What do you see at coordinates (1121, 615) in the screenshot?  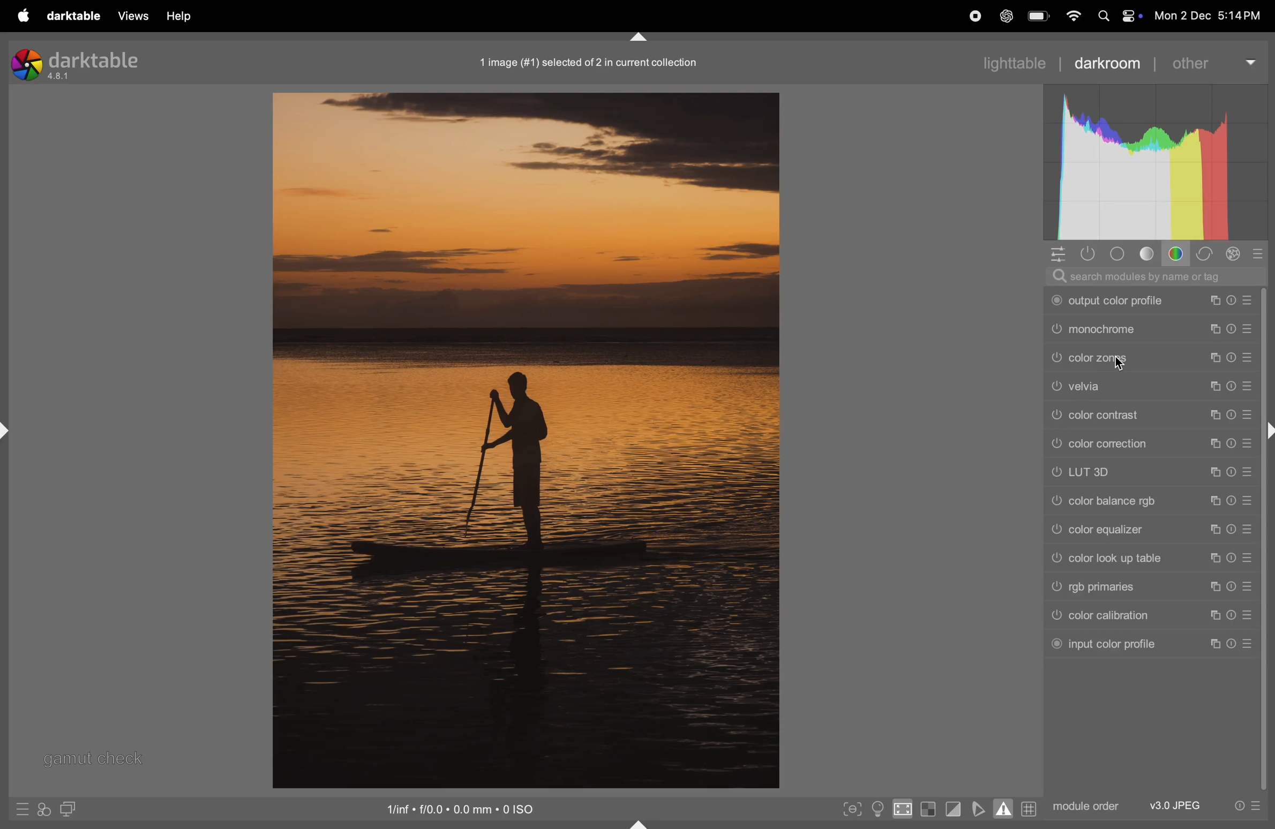 I see `color calibiration` at bounding box center [1121, 615].